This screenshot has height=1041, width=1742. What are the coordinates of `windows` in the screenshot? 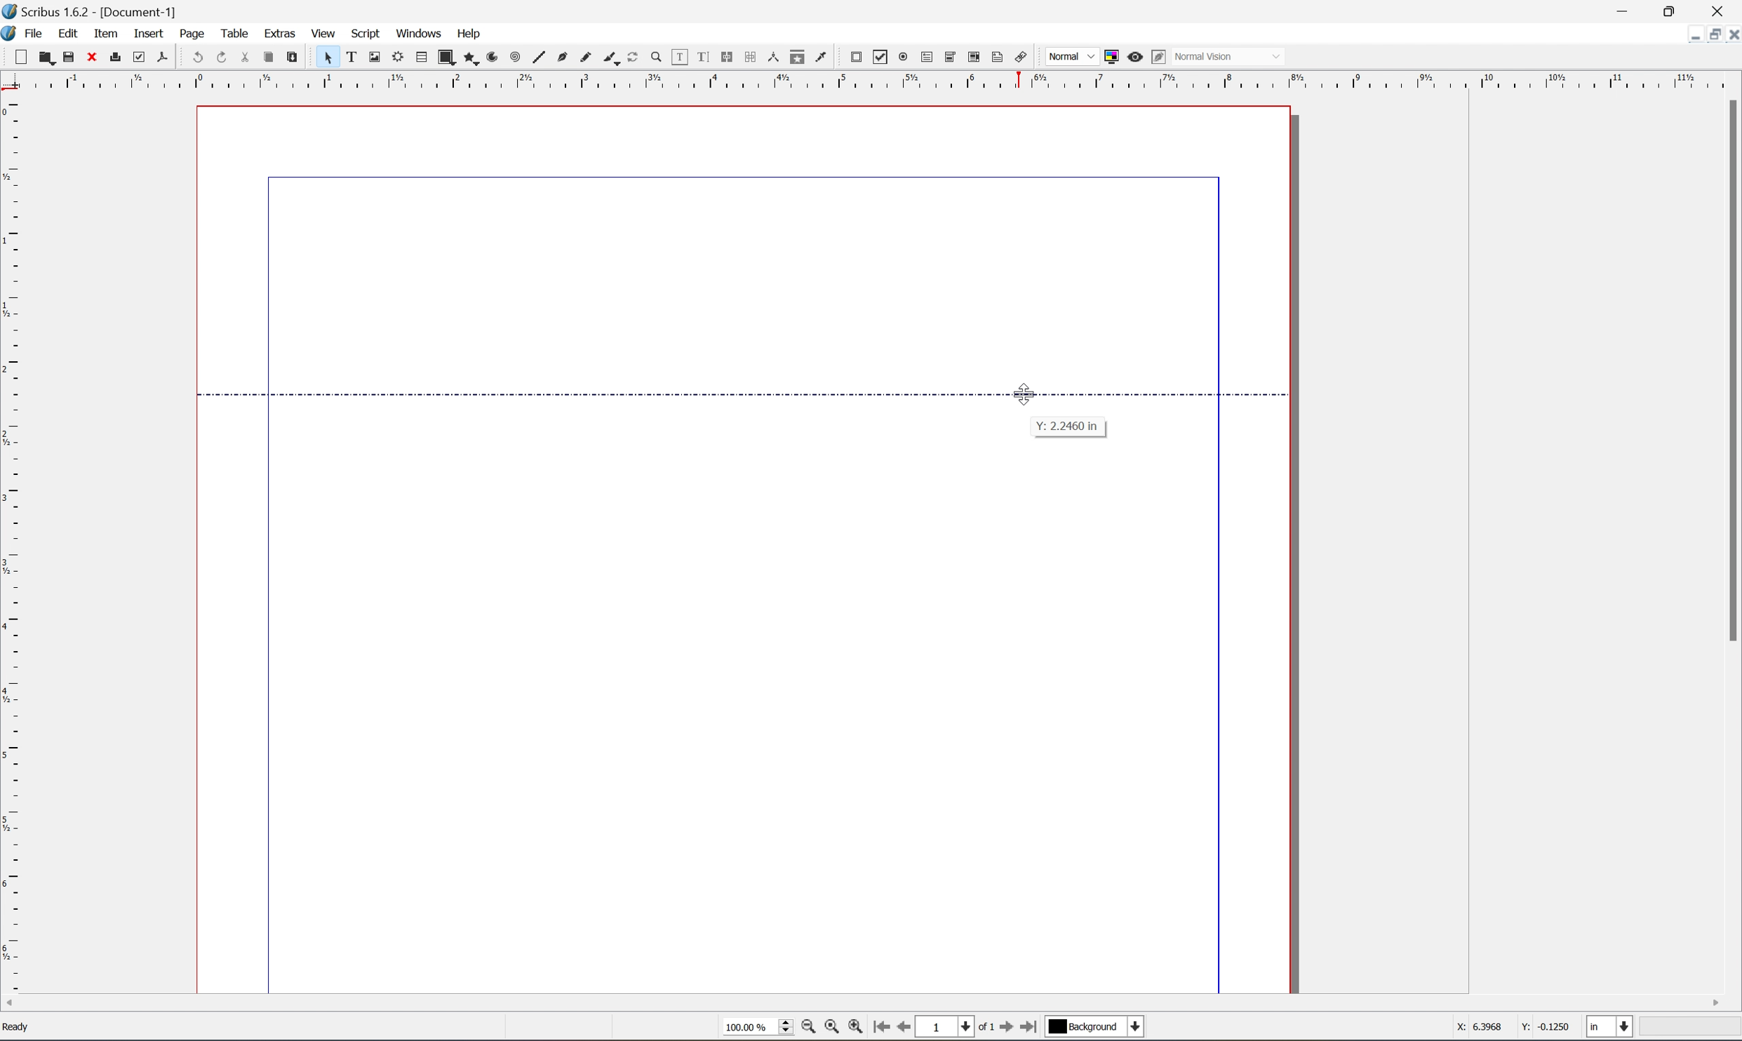 It's located at (419, 32).